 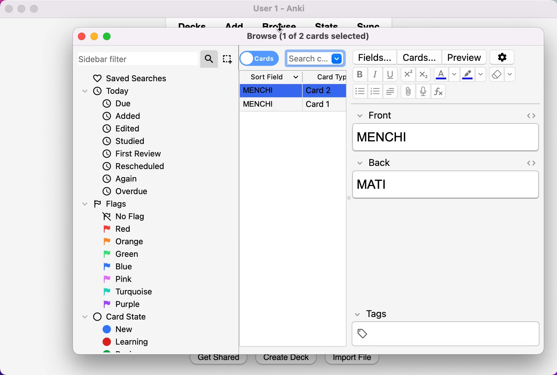 I want to click on equations, so click(x=440, y=92).